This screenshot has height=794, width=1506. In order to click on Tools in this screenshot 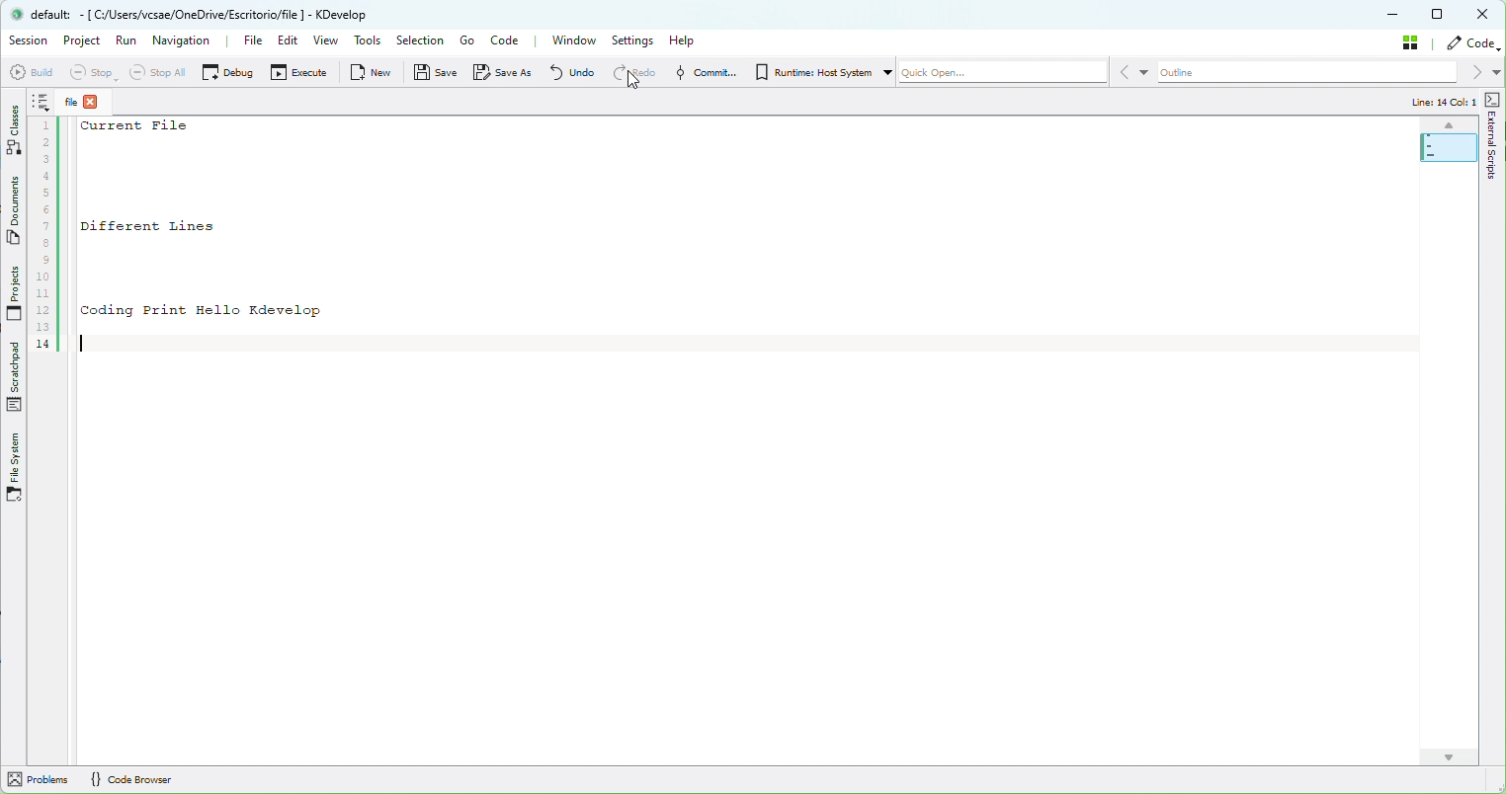, I will do `click(373, 40)`.